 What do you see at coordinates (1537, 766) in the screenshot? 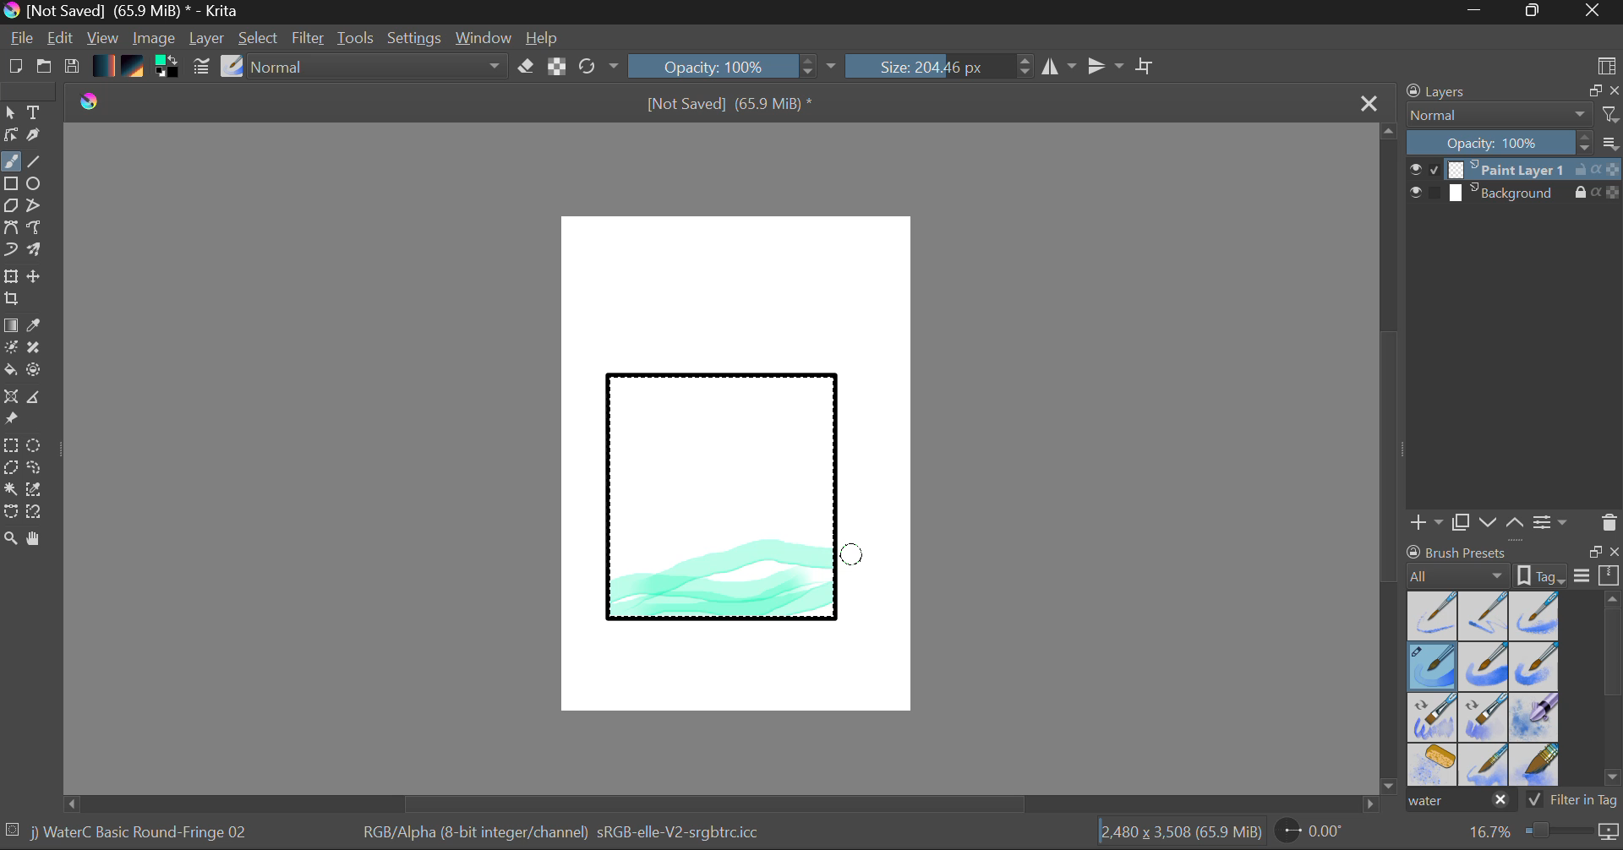
I see `Water C - Wide Area` at bounding box center [1537, 766].